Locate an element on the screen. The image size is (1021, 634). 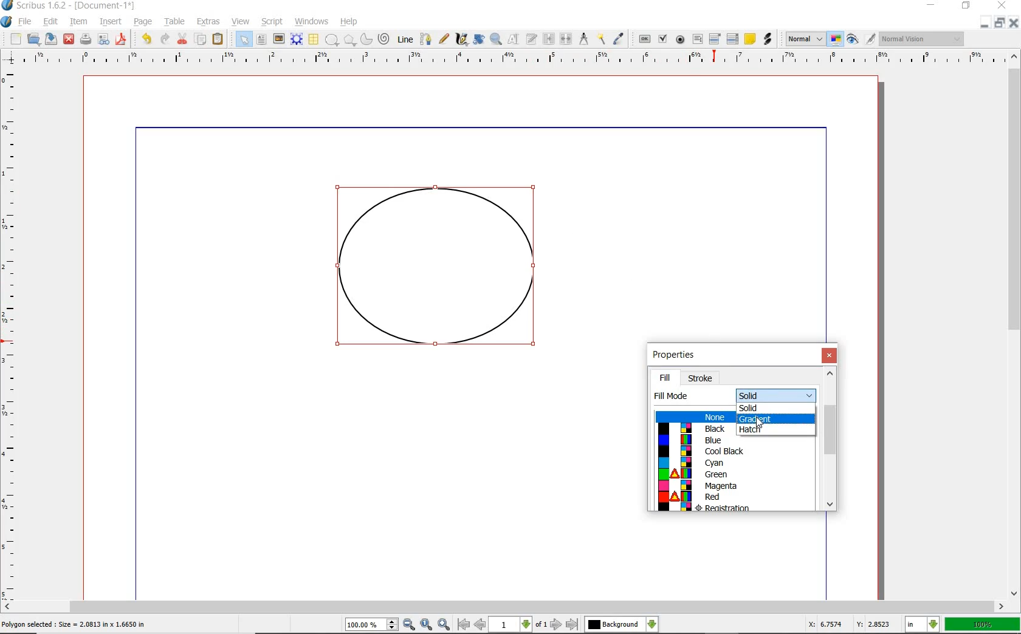
solid is located at coordinates (775, 407).